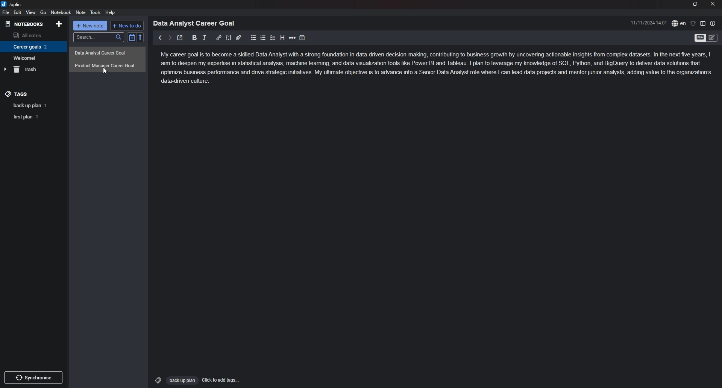  I want to click on notebooks, so click(25, 24).